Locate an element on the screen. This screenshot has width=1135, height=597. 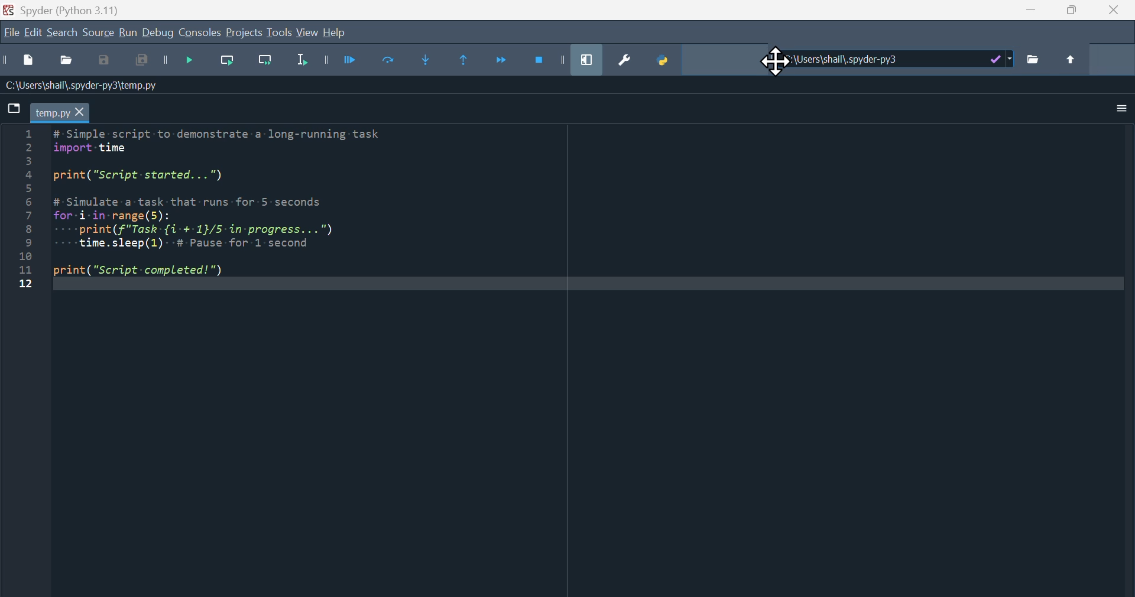
Open file is located at coordinates (66, 62).